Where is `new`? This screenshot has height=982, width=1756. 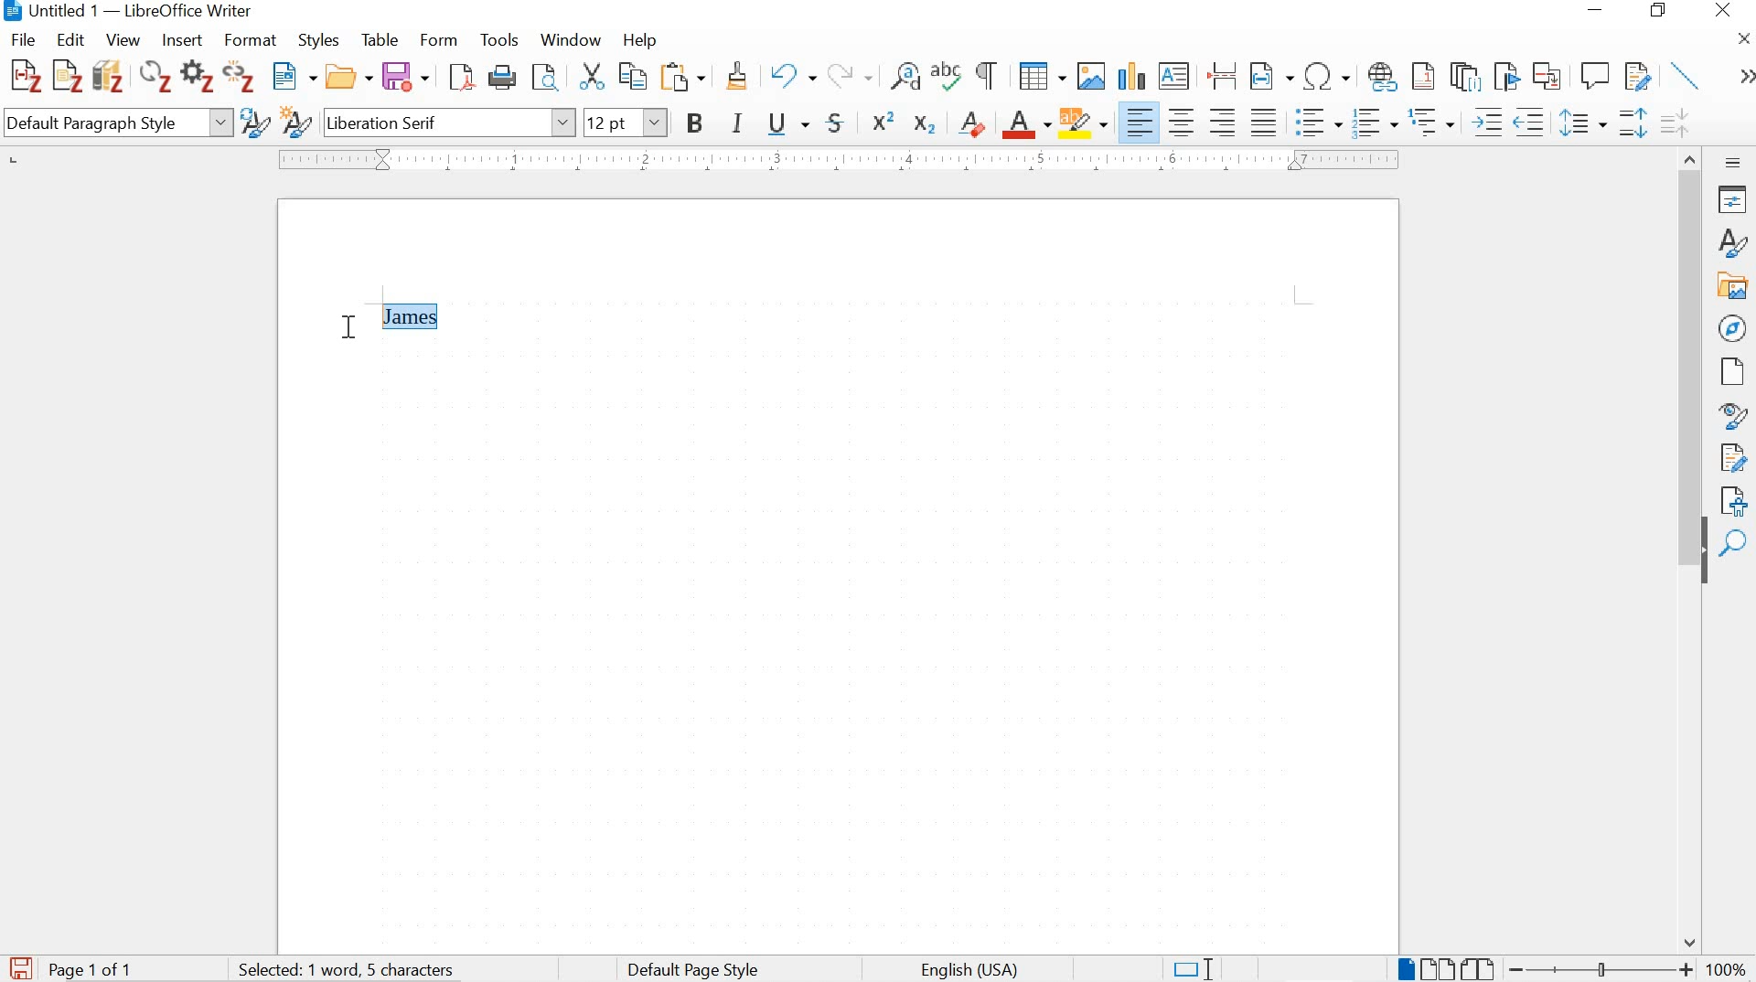 new is located at coordinates (295, 78).